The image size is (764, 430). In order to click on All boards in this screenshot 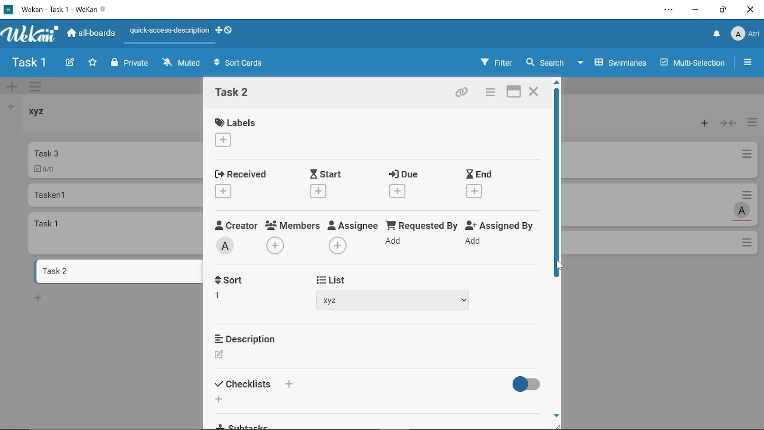, I will do `click(92, 33)`.